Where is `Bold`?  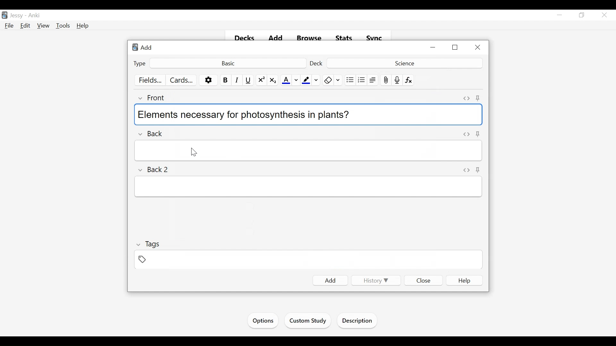 Bold is located at coordinates (225, 80).